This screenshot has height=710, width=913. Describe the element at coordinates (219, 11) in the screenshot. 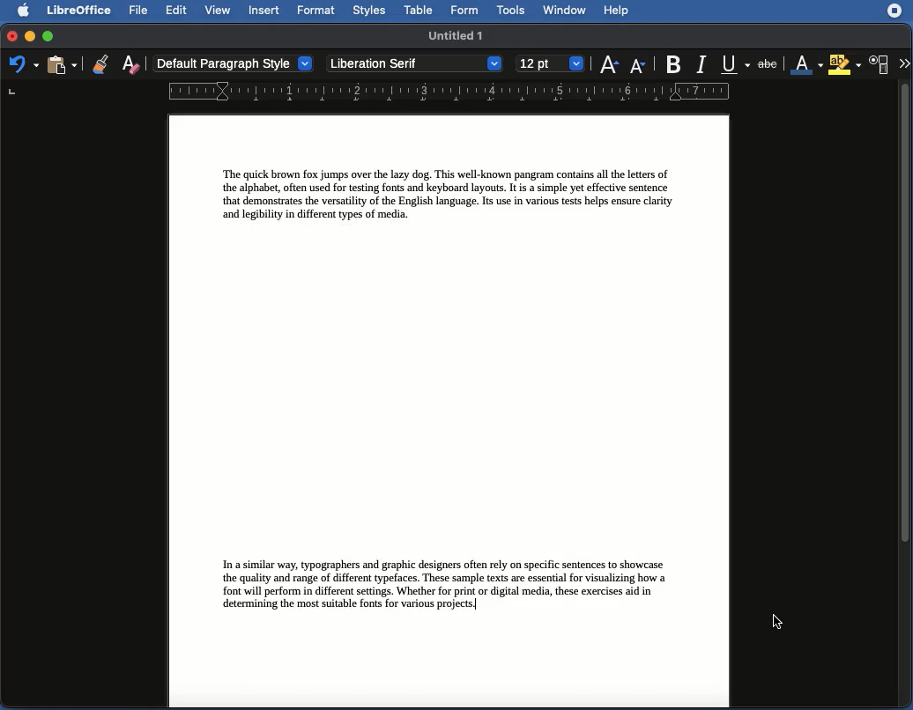

I see `View` at that location.